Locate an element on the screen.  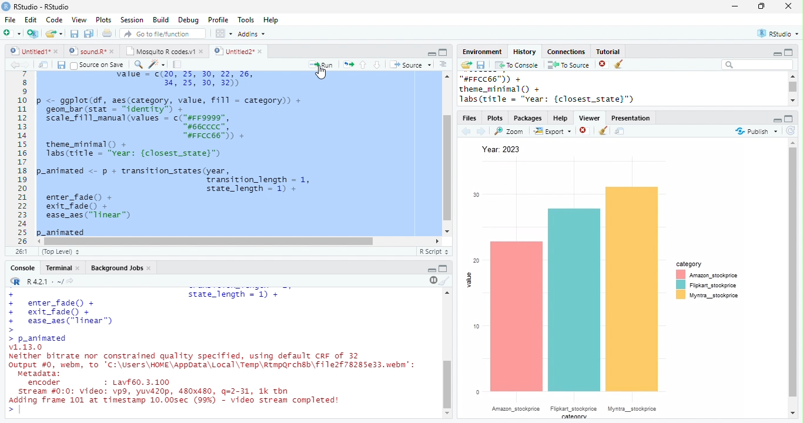
value meter is located at coordinates (479, 288).